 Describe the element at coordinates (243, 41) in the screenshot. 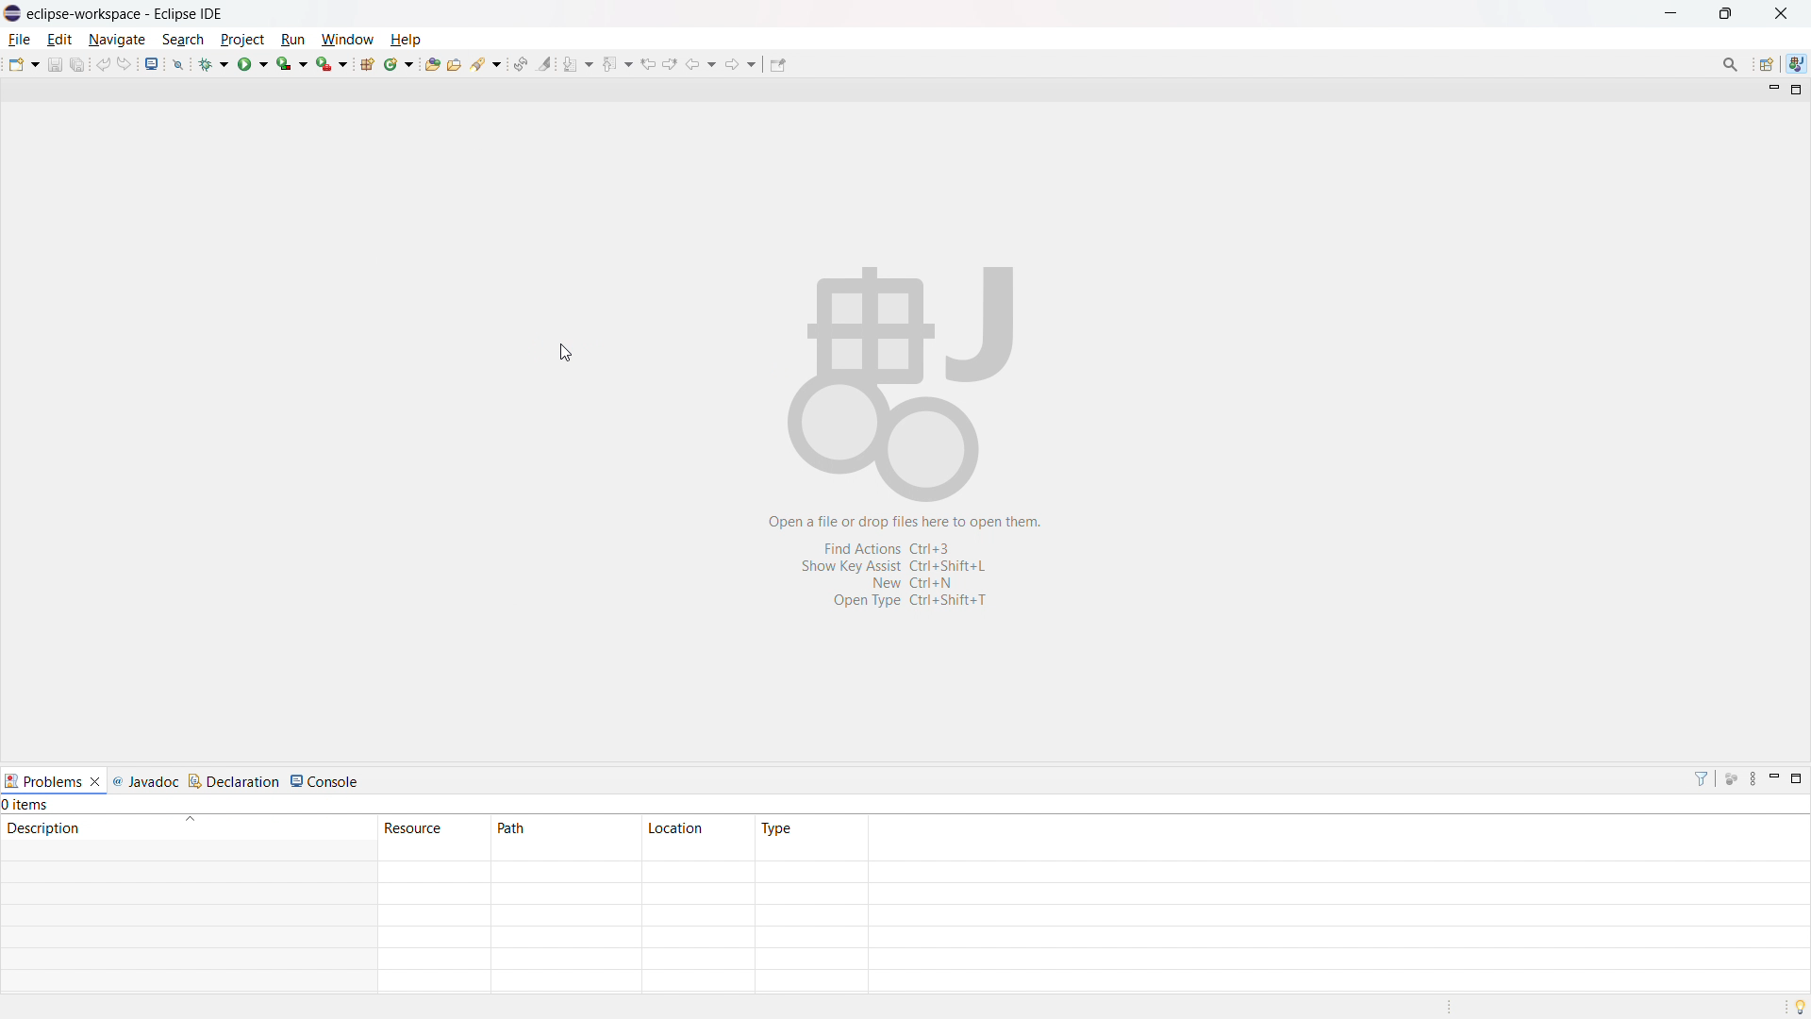

I see `project` at that location.